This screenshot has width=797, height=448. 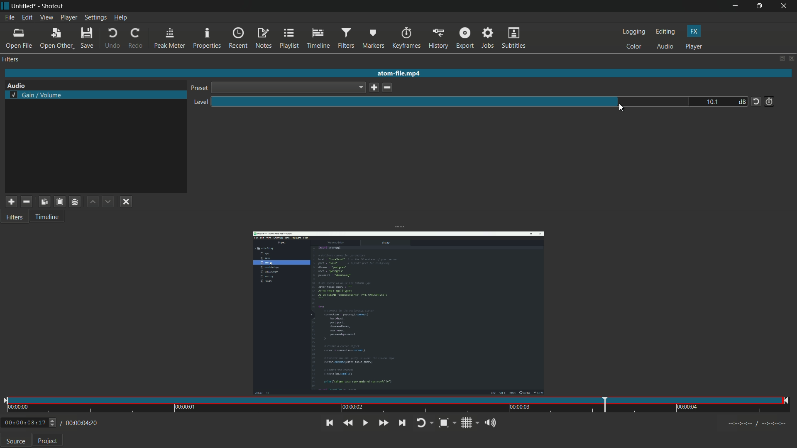 I want to click on toggle player looping, so click(x=424, y=424).